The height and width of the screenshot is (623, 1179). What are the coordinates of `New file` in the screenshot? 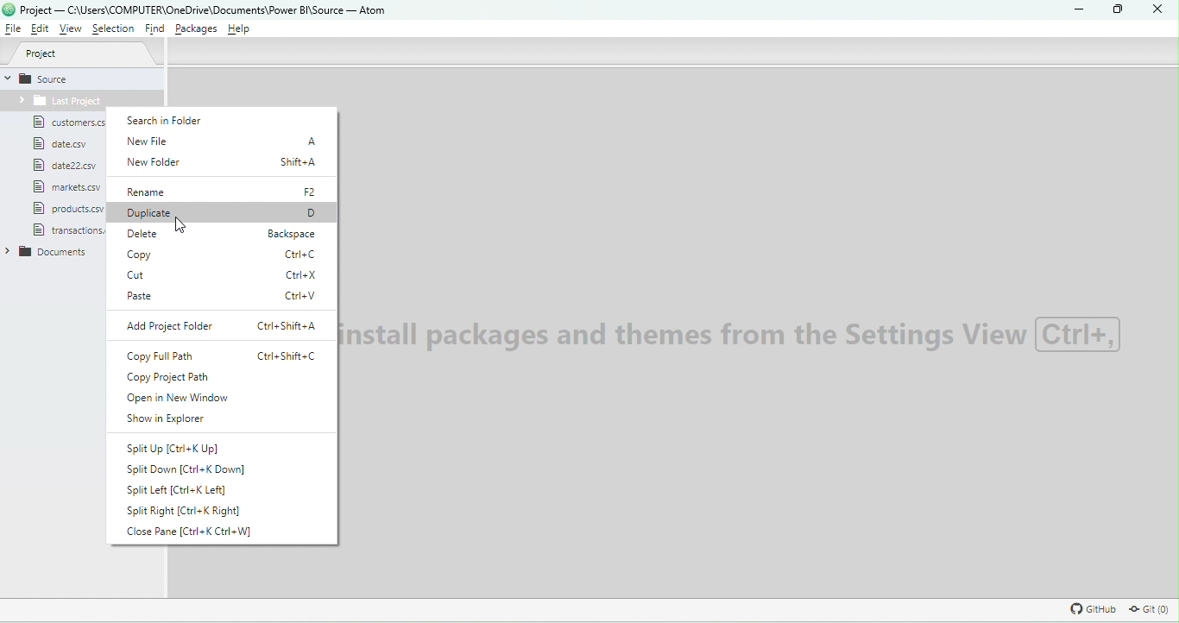 It's located at (225, 142).